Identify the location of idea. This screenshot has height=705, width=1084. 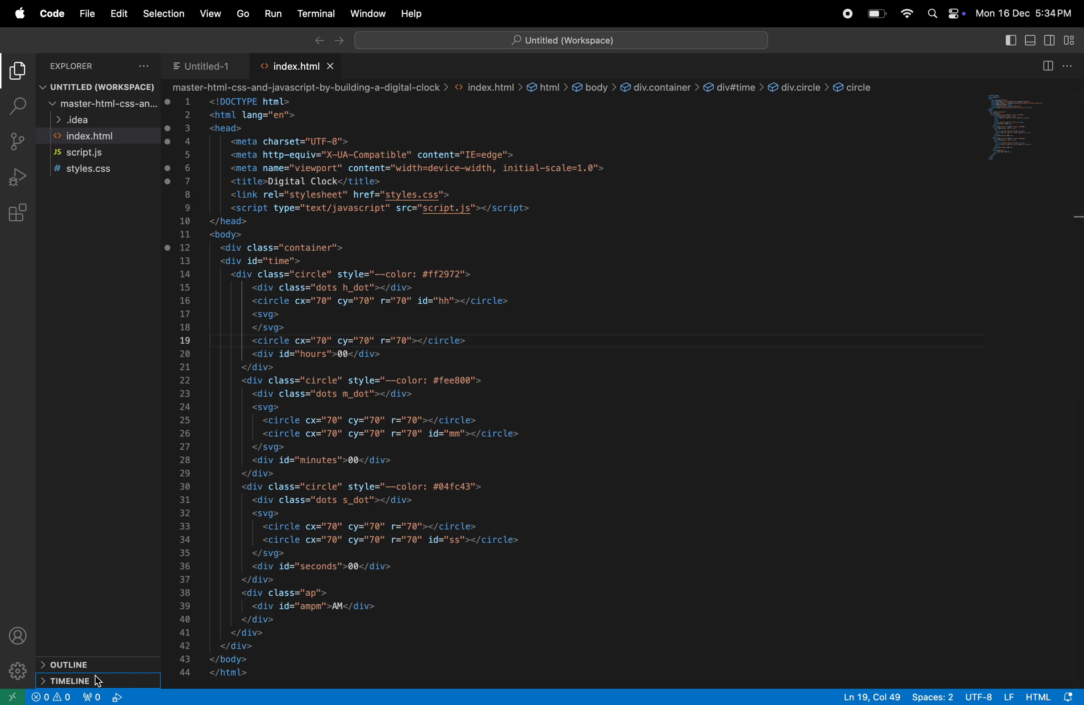
(72, 121).